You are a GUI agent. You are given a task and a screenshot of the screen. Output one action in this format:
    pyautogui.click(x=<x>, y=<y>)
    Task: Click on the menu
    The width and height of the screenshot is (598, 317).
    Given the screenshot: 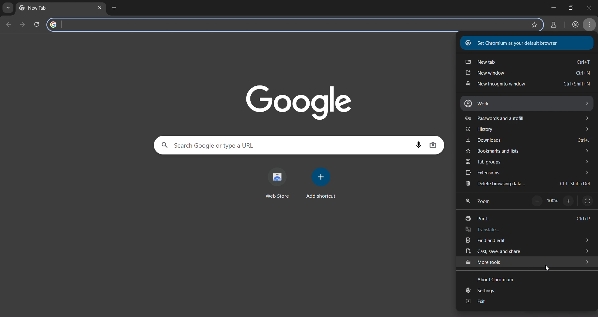 What is the action you would take?
    pyautogui.click(x=590, y=26)
    